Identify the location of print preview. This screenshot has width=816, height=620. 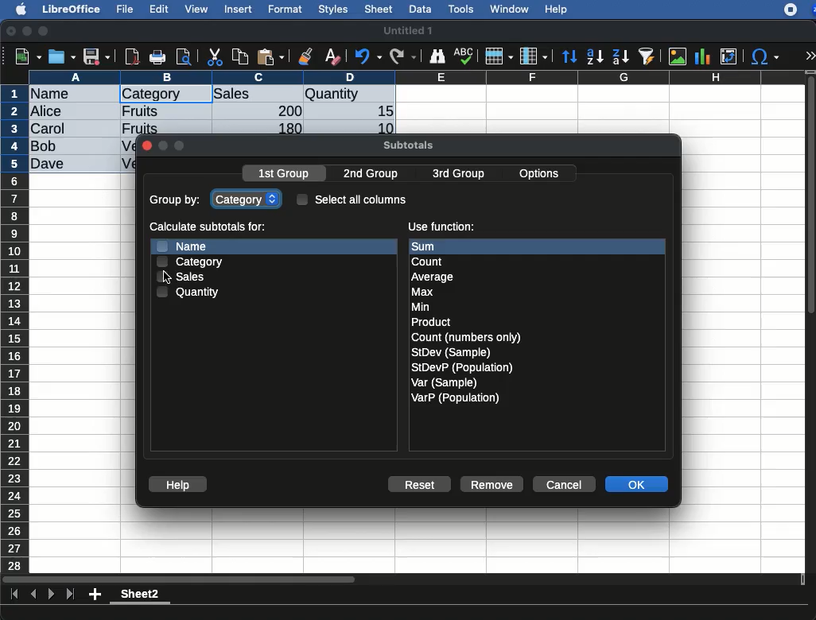
(184, 58).